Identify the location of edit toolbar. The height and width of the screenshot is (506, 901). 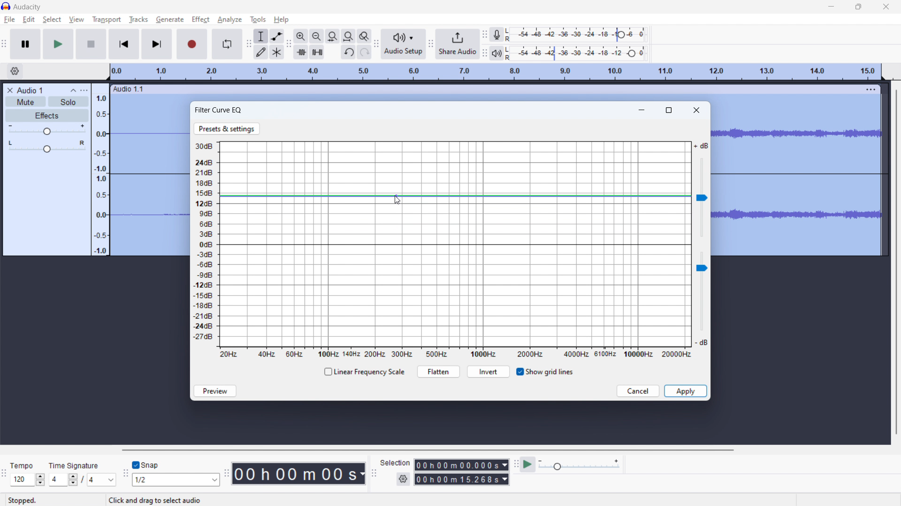
(289, 44).